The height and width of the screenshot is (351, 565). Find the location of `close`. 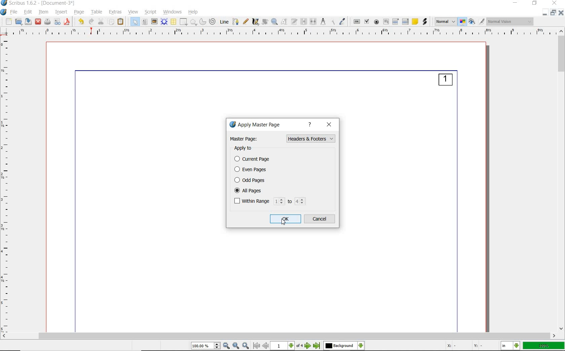

close is located at coordinates (554, 3).